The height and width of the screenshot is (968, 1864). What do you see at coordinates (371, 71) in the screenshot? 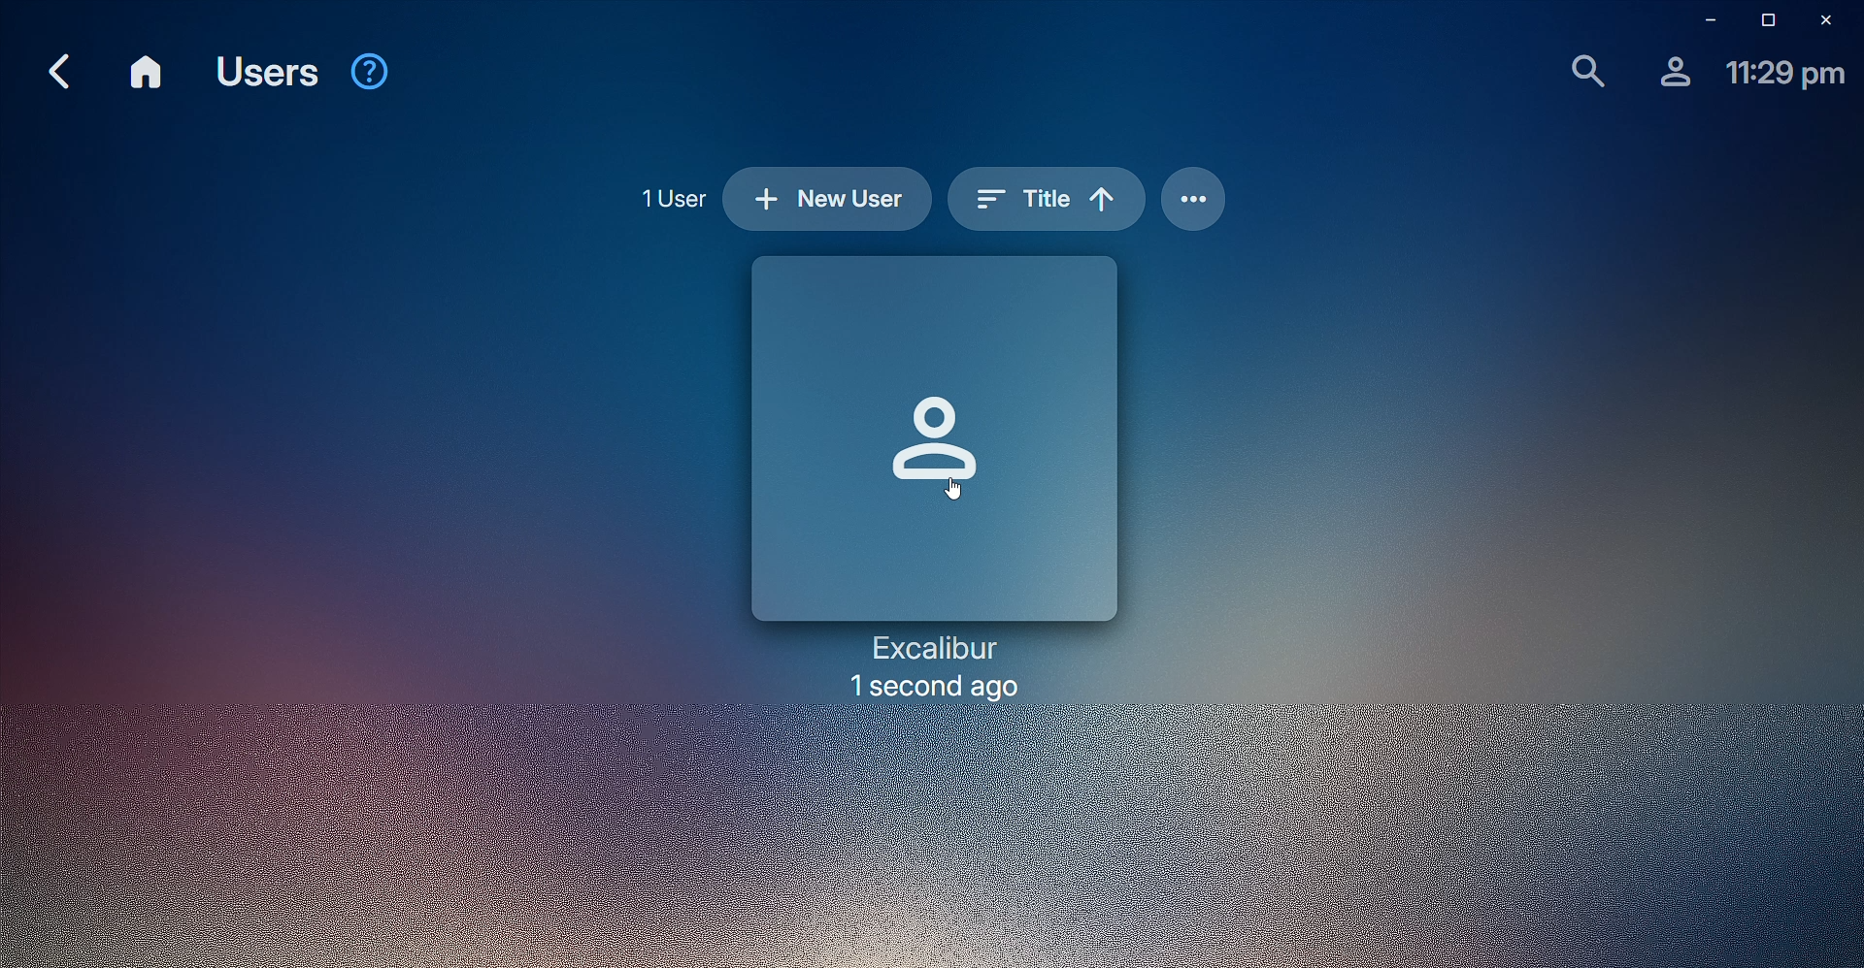
I see `Help` at bounding box center [371, 71].